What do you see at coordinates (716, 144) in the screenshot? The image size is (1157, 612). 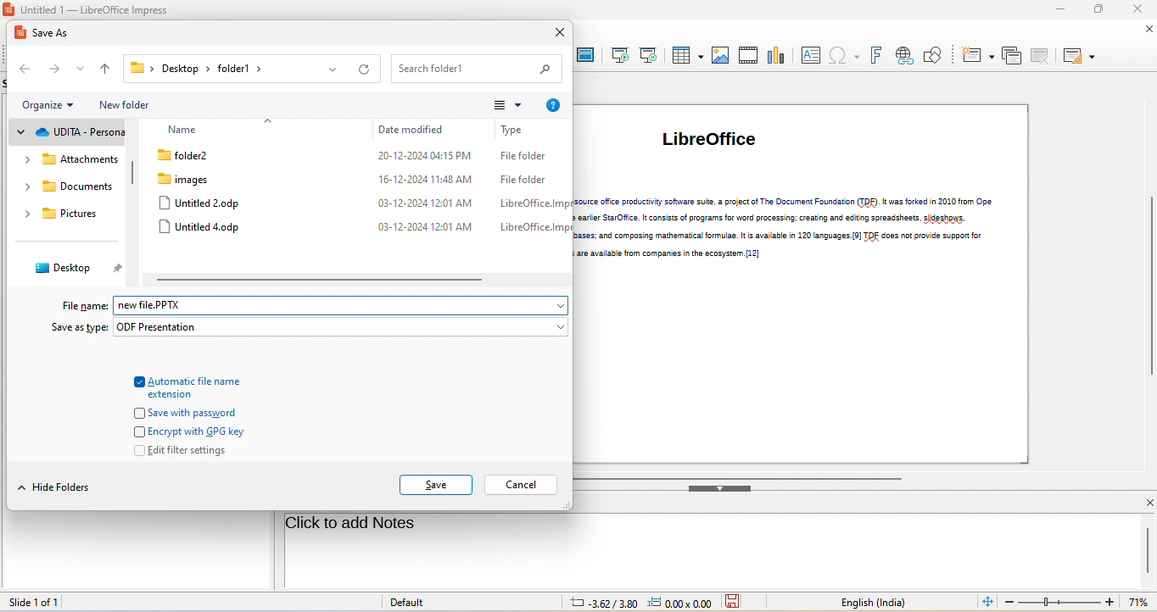 I see `libre office` at bounding box center [716, 144].